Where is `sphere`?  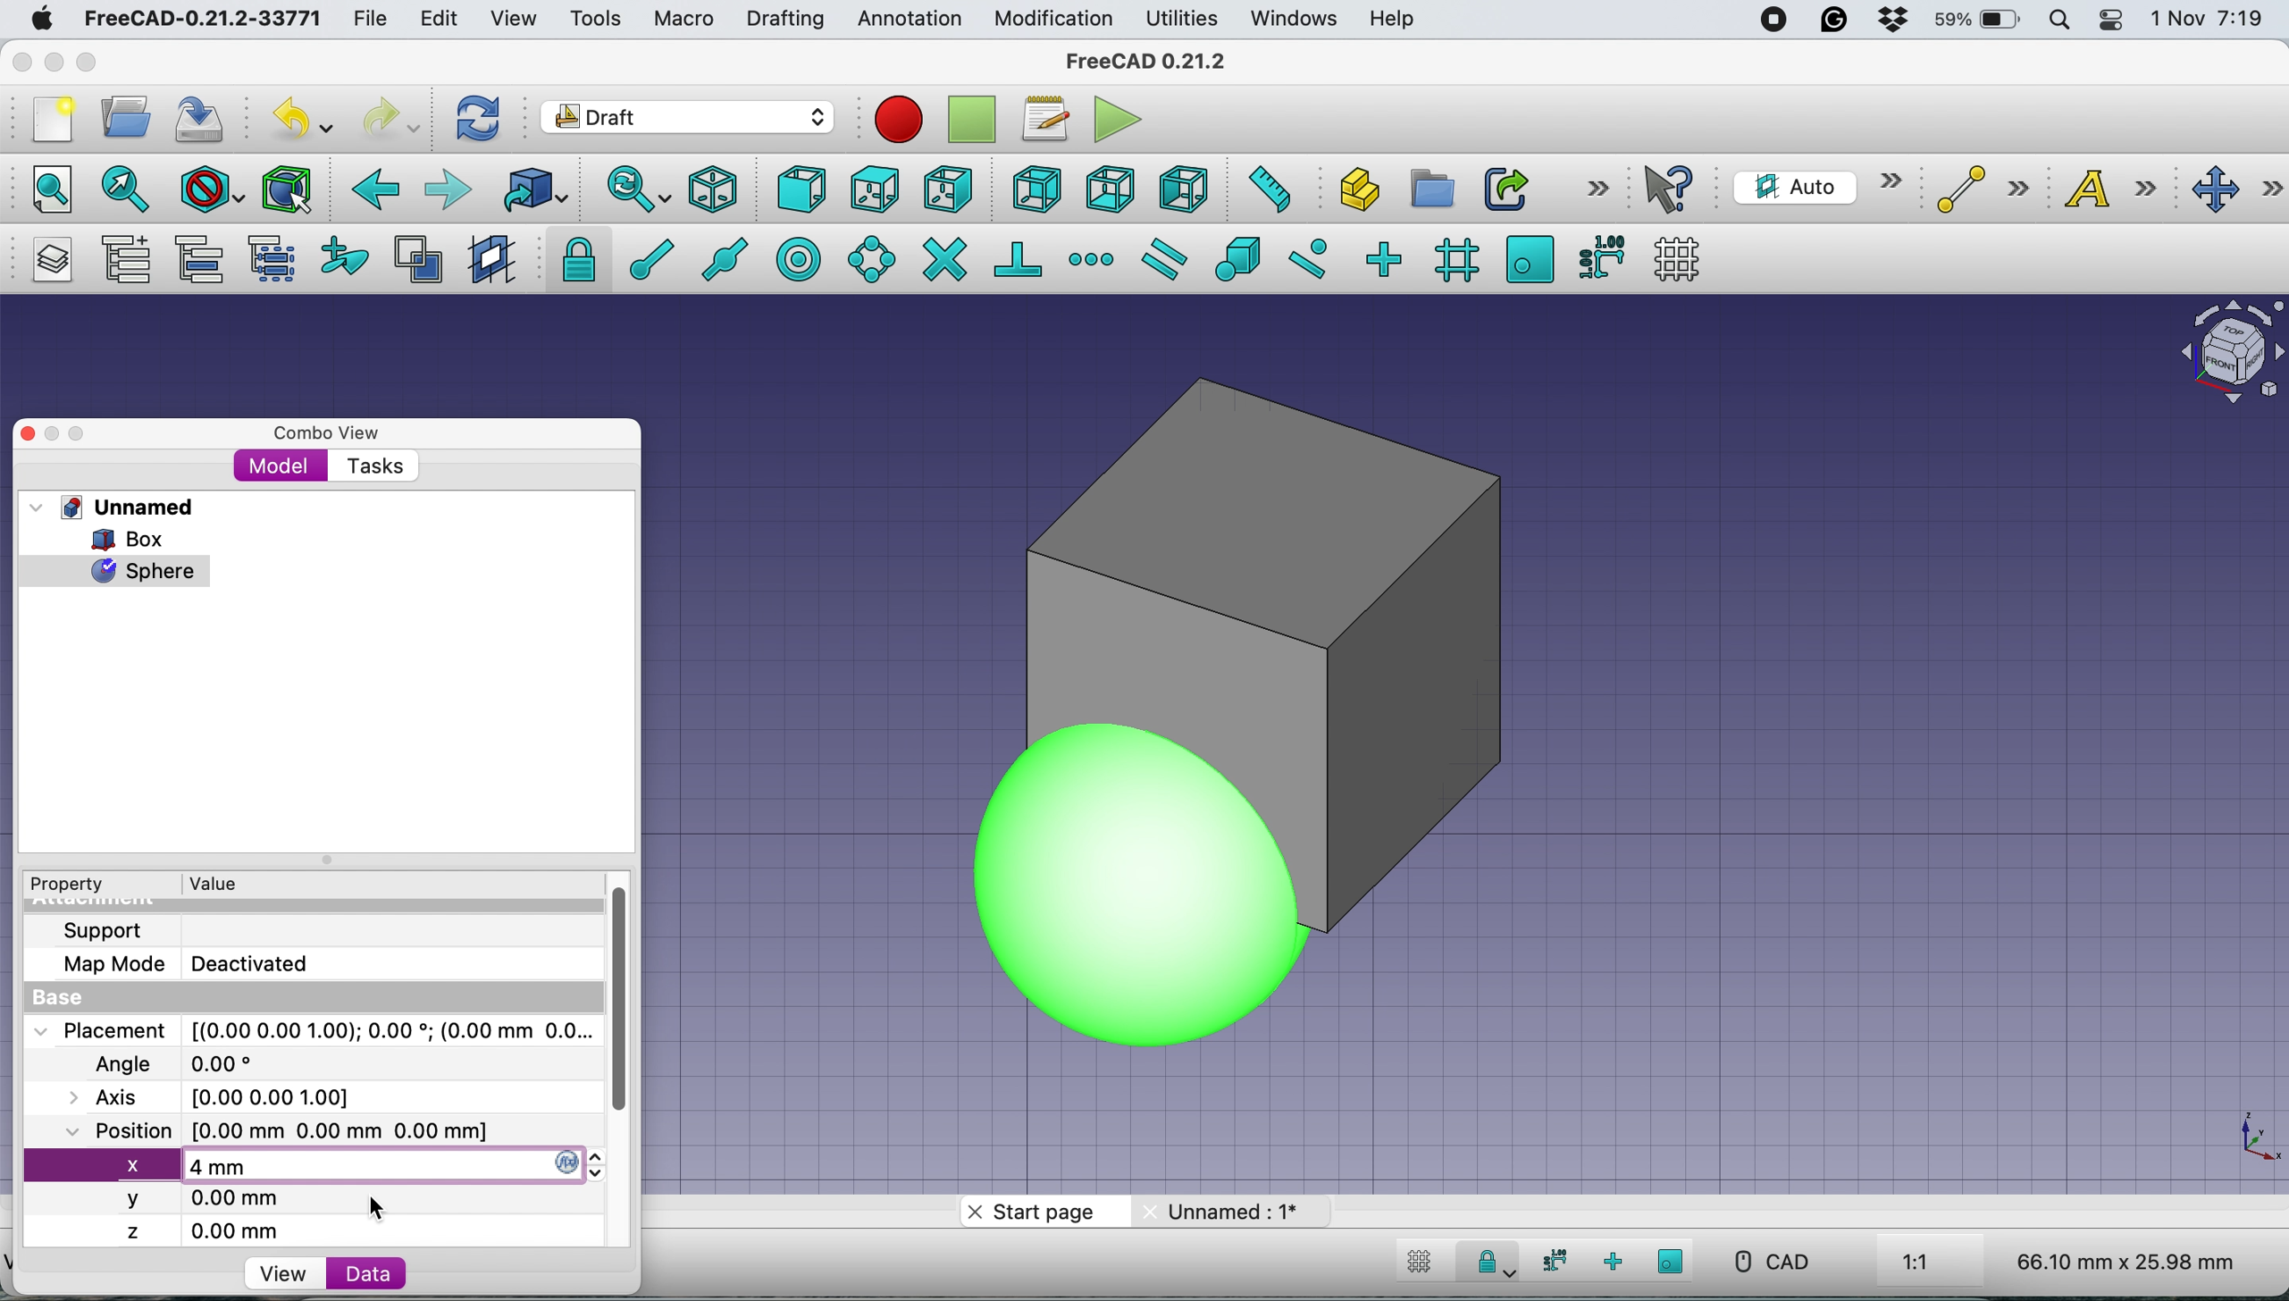 sphere is located at coordinates (1010, 835).